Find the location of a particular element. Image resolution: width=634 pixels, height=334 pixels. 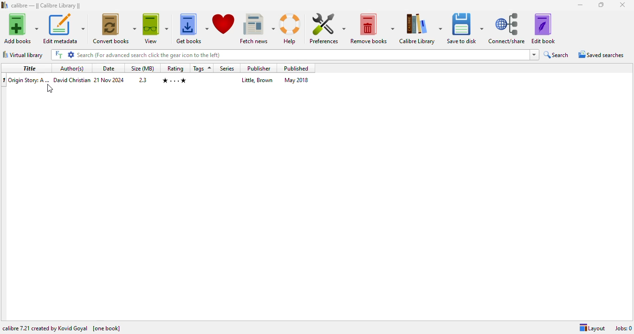

21 Nov 2024 is located at coordinates (109, 79).